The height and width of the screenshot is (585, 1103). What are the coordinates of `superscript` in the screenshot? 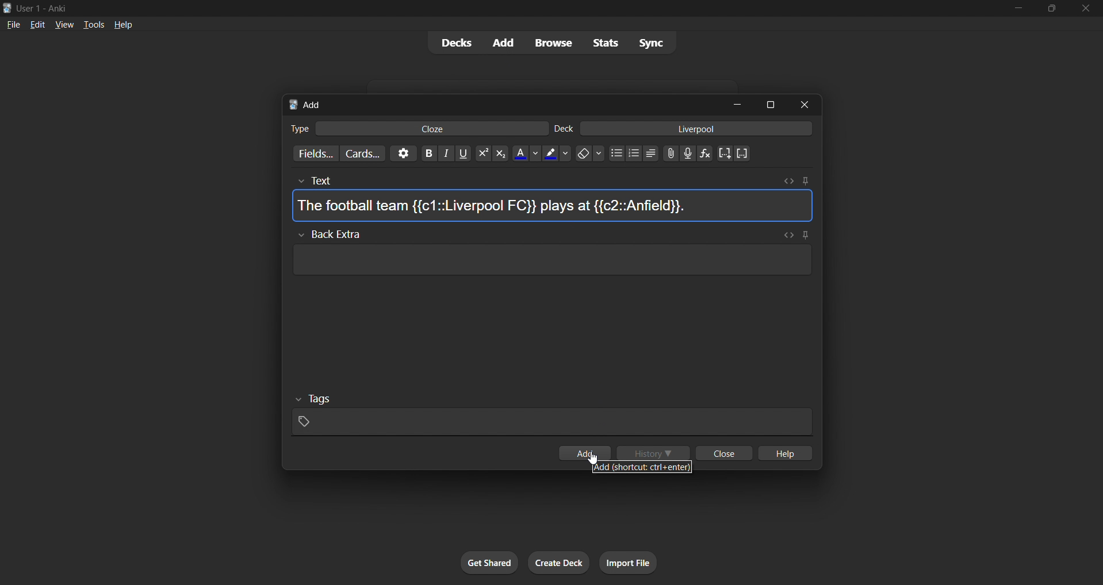 It's located at (481, 155).